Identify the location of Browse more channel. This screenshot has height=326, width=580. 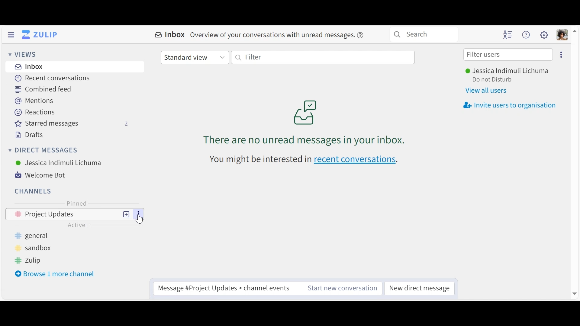
(56, 273).